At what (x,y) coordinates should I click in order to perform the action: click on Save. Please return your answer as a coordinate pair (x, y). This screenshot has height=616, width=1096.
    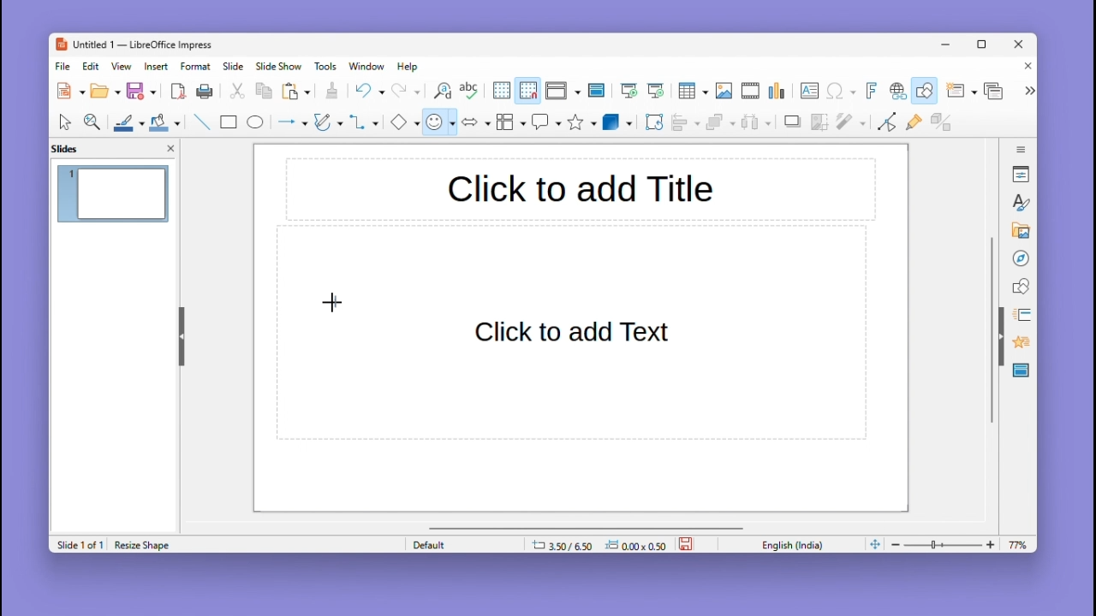
    Looking at the image, I should click on (142, 91).